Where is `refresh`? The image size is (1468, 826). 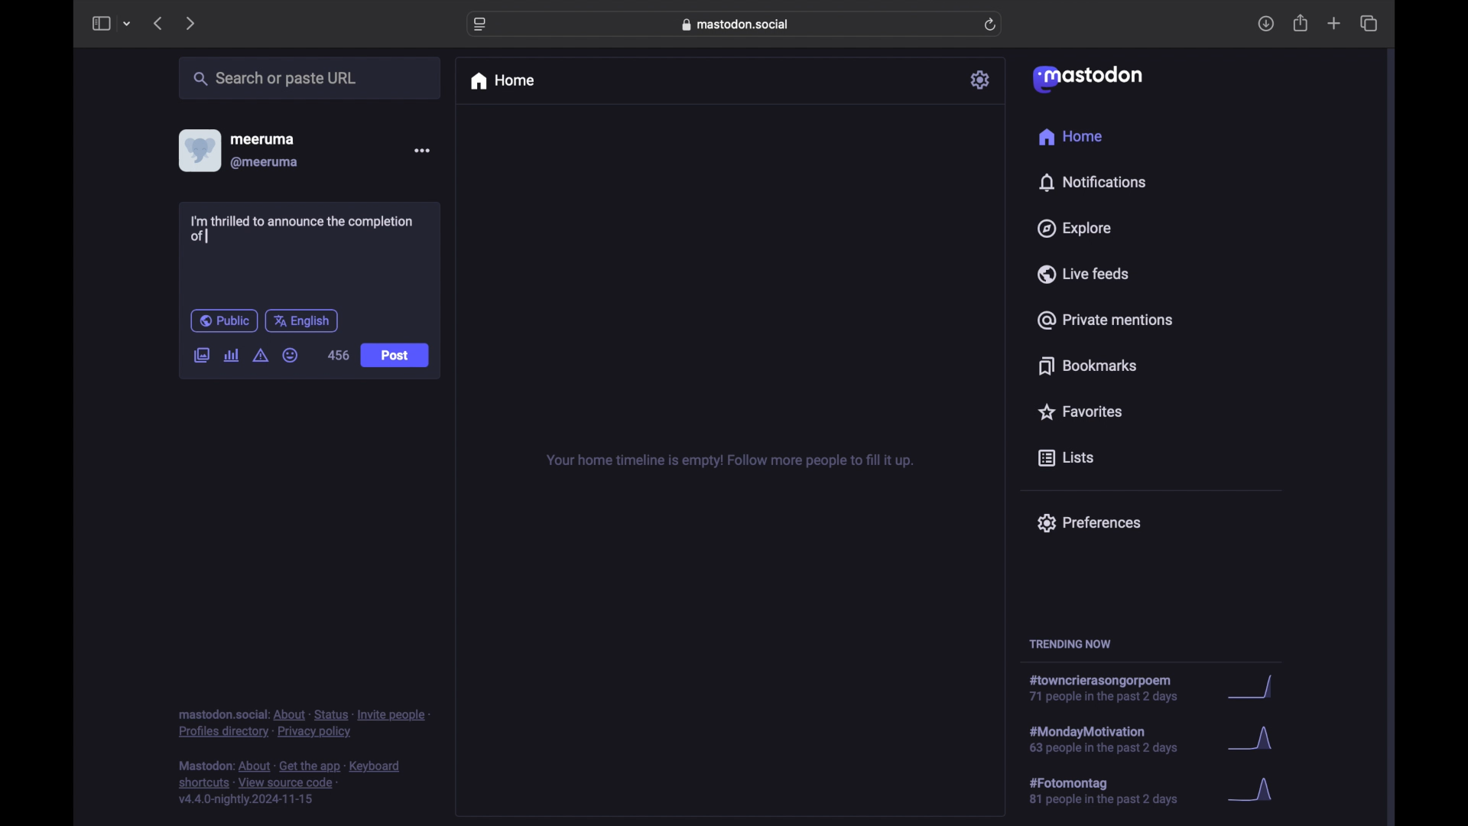 refresh is located at coordinates (990, 24).